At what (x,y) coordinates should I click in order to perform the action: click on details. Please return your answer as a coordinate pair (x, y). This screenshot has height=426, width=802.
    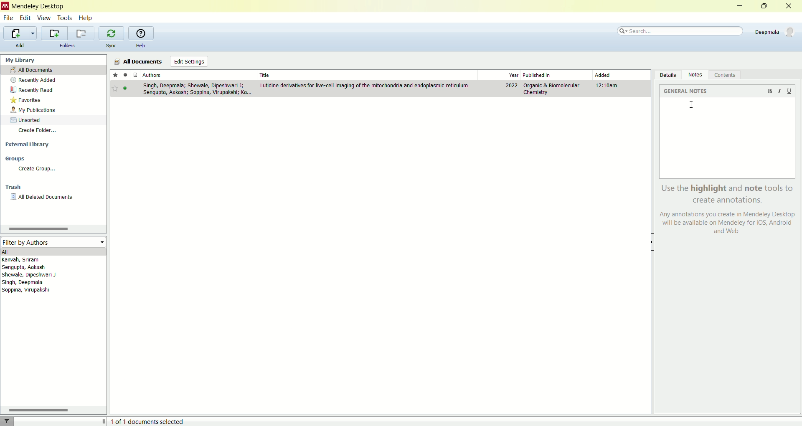
    Looking at the image, I should click on (666, 74).